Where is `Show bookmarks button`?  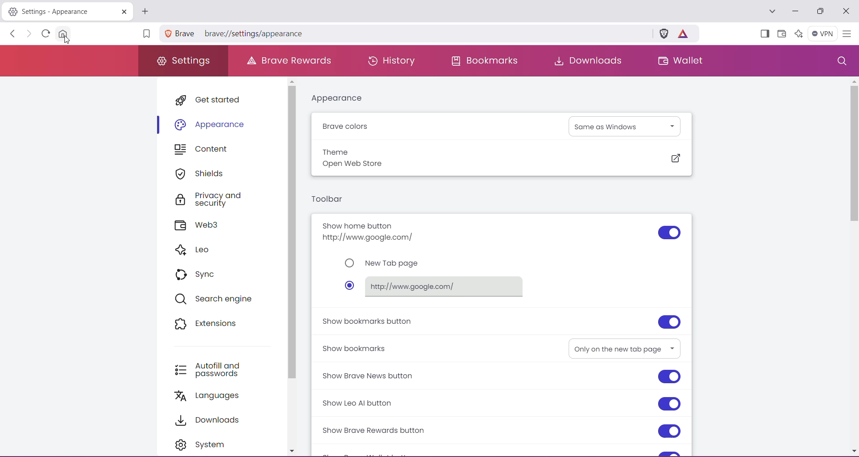 Show bookmarks button is located at coordinates (368, 321).